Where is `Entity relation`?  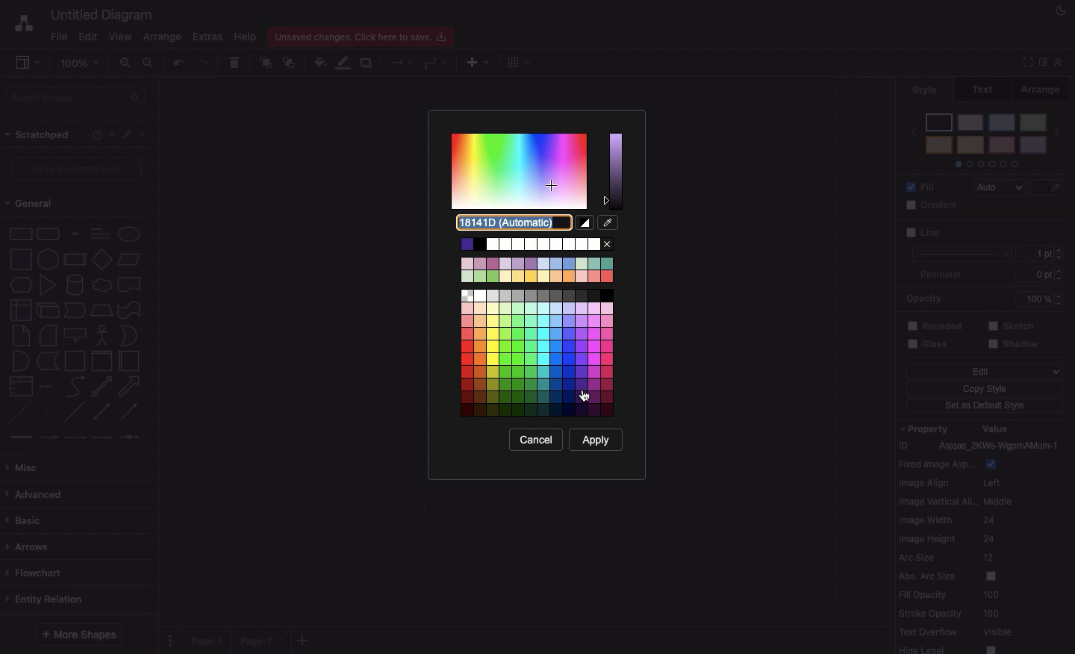
Entity relation is located at coordinates (48, 597).